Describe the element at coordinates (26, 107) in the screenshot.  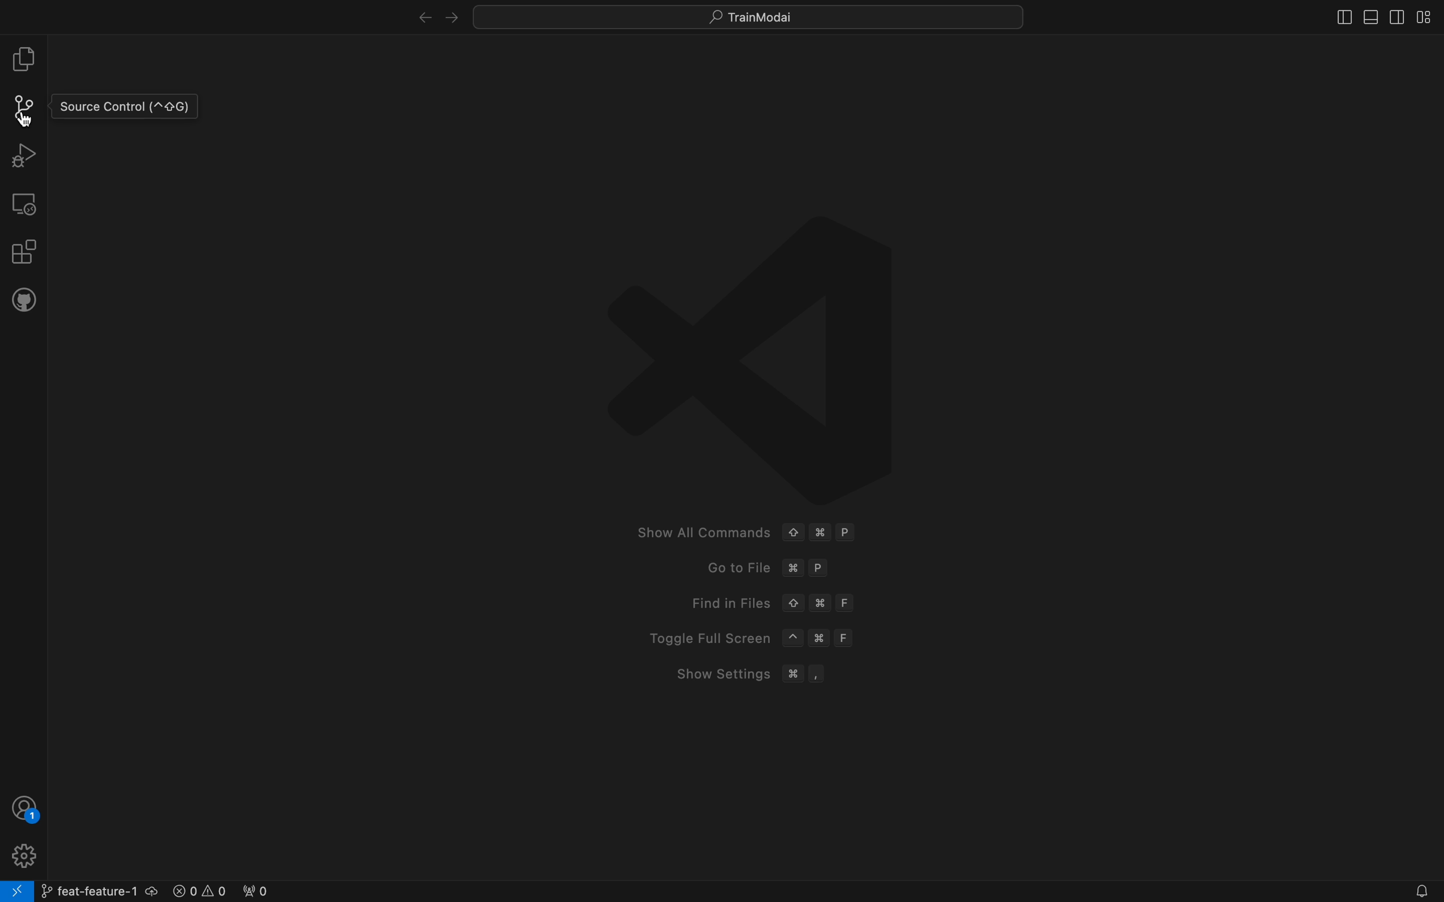
I see `git` at that location.